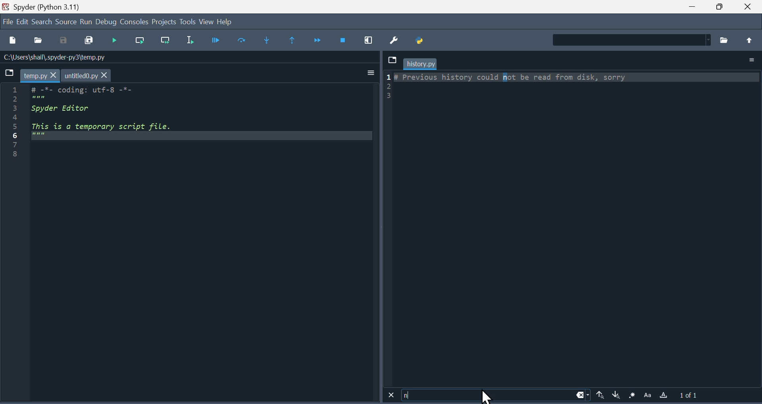 The width and height of the screenshot is (762, 404). I want to click on L #7 FPEVIOUS Nistory could not De read Trom daisk, sorry, so click(516, 77).